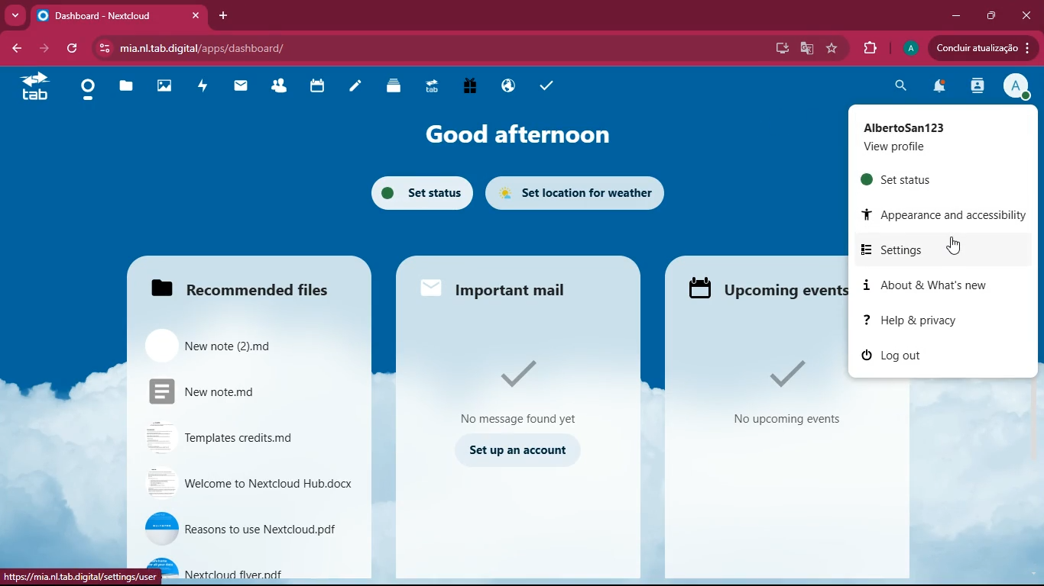 This screenshot has height=586, width=1044. Describe the element at coordinates (1016, 89) in the screenshot. I see `profile` at that location.